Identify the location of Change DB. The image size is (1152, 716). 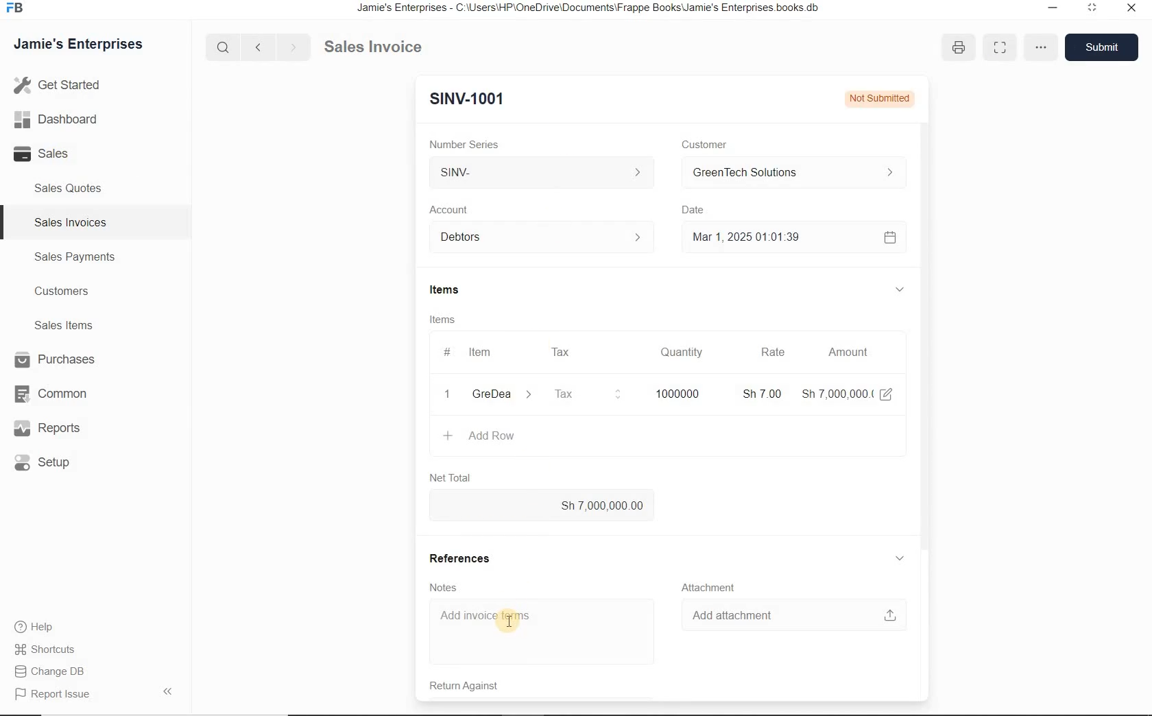
(51, 671).